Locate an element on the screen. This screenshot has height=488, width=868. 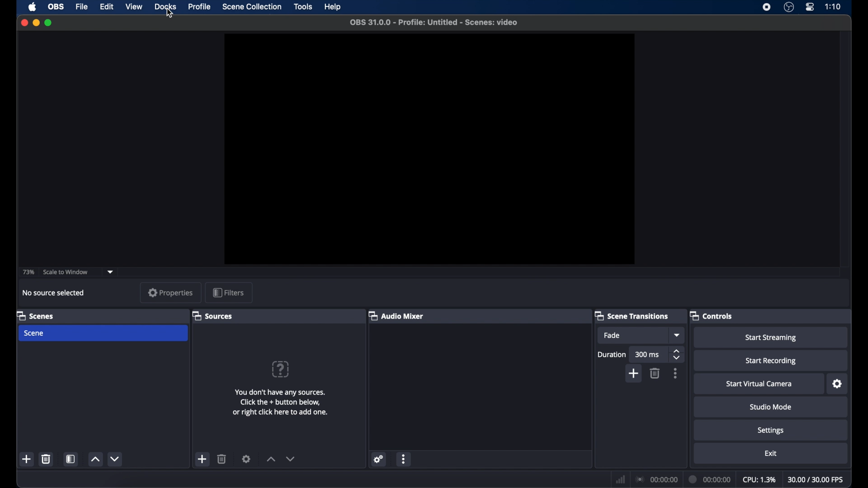
dropdown is located at coordinates (678, 335).